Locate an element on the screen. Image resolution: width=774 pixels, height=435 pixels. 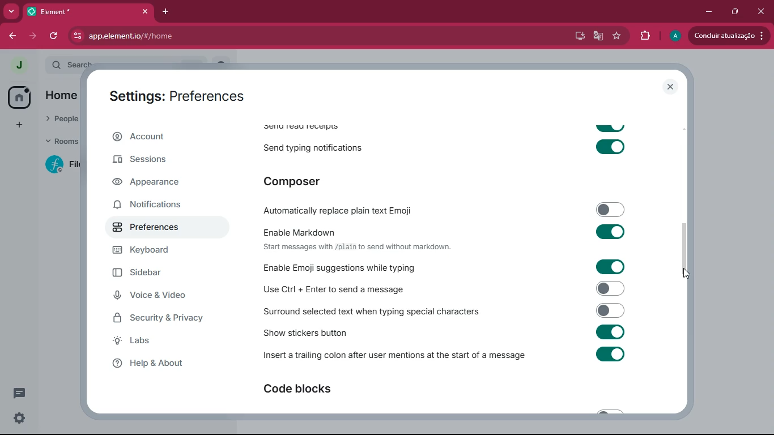
surrond selected is located at coordinates (449, 311).